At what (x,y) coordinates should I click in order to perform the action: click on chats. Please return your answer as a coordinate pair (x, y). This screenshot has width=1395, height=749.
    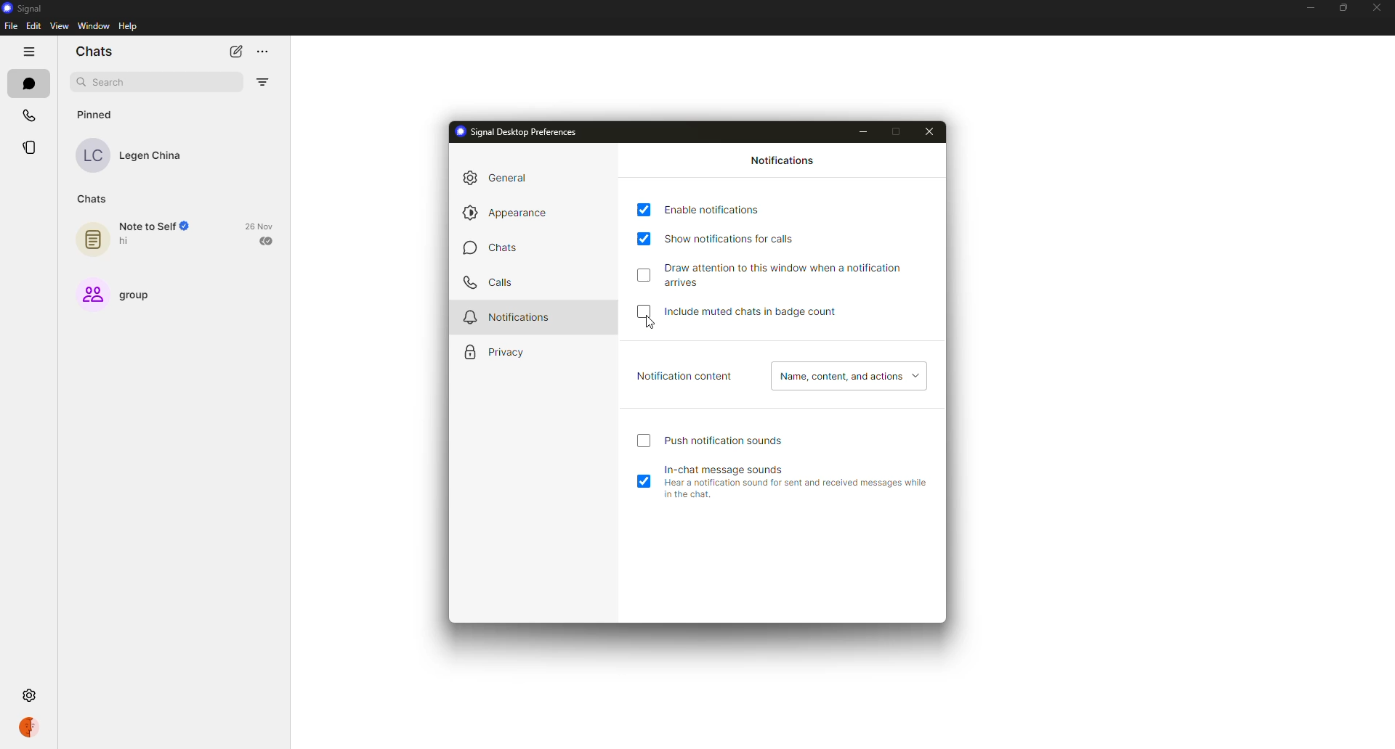
    Looking at the image, I should click on (489, 251).